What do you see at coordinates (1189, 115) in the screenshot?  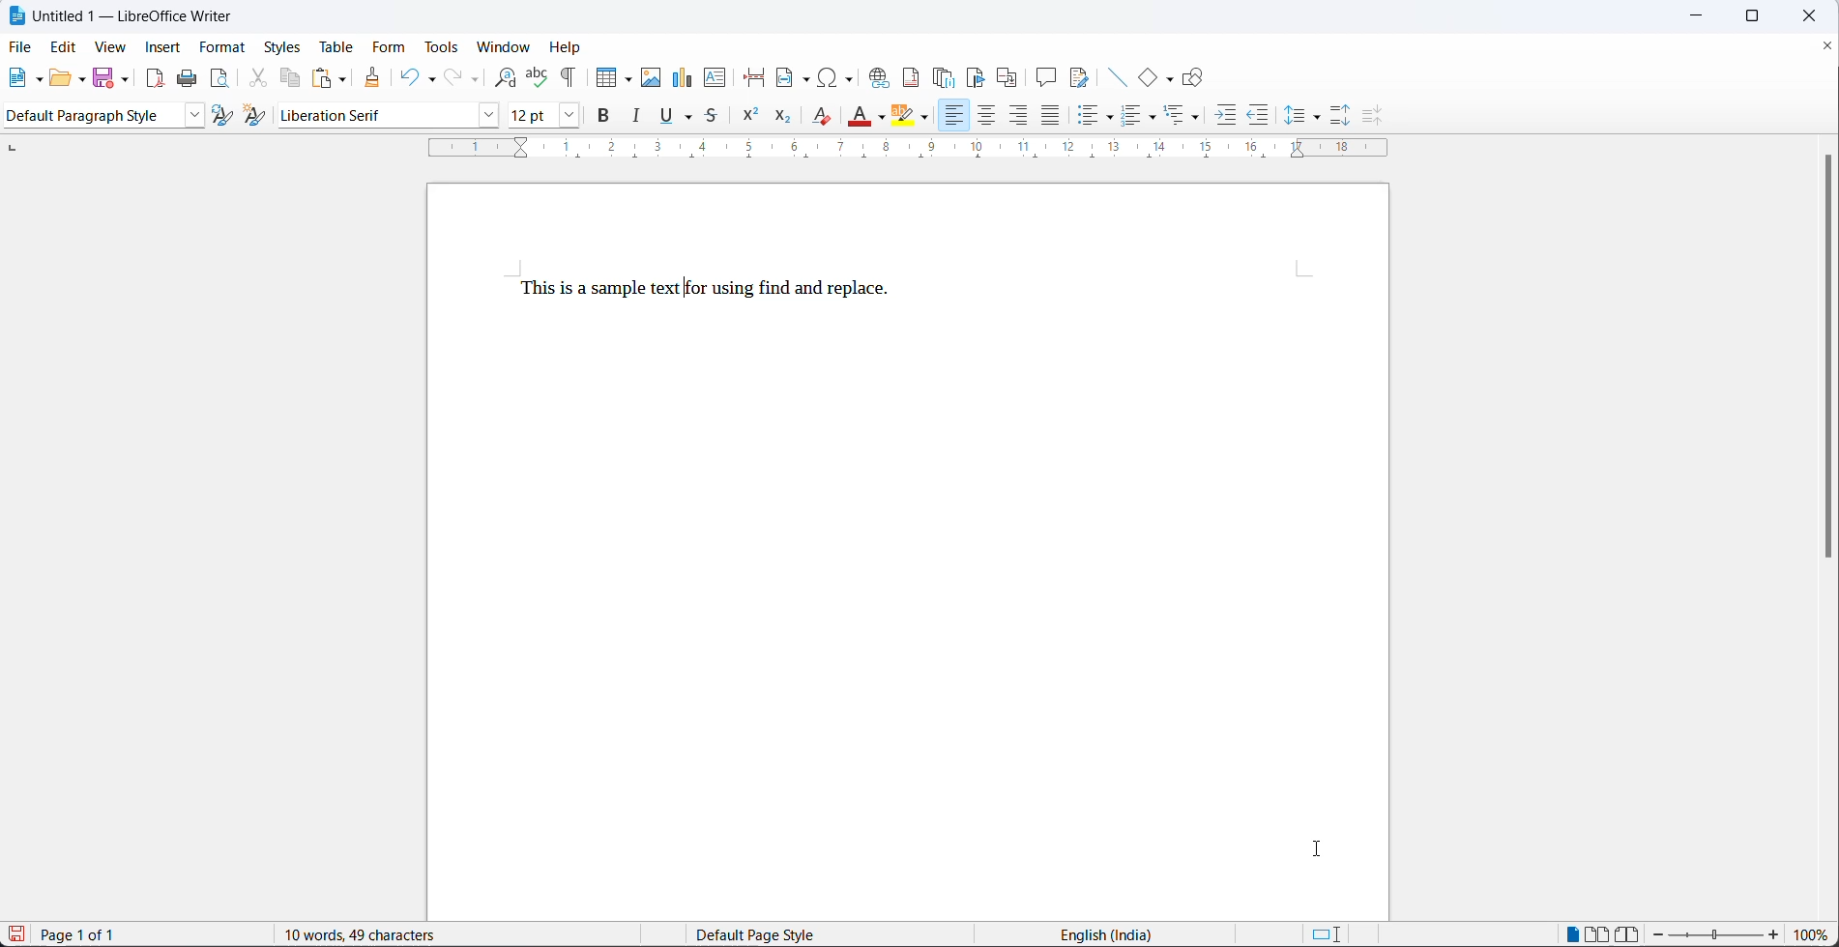 I see `select outline formatting` at bounding box center [1189, 115].